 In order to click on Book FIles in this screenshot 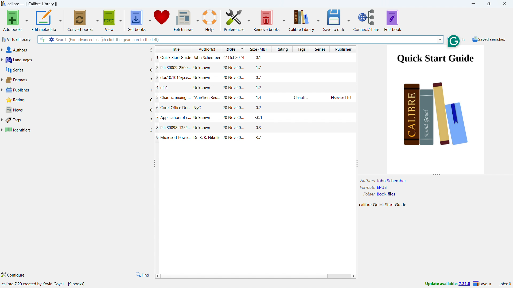, I will do `click(388, 195)`.